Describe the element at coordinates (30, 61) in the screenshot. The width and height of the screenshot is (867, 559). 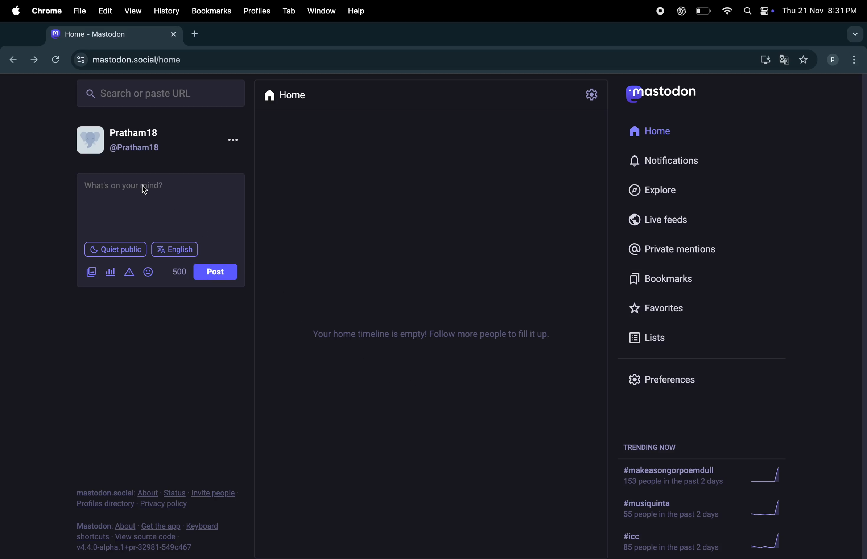
I see `forward` at that location.